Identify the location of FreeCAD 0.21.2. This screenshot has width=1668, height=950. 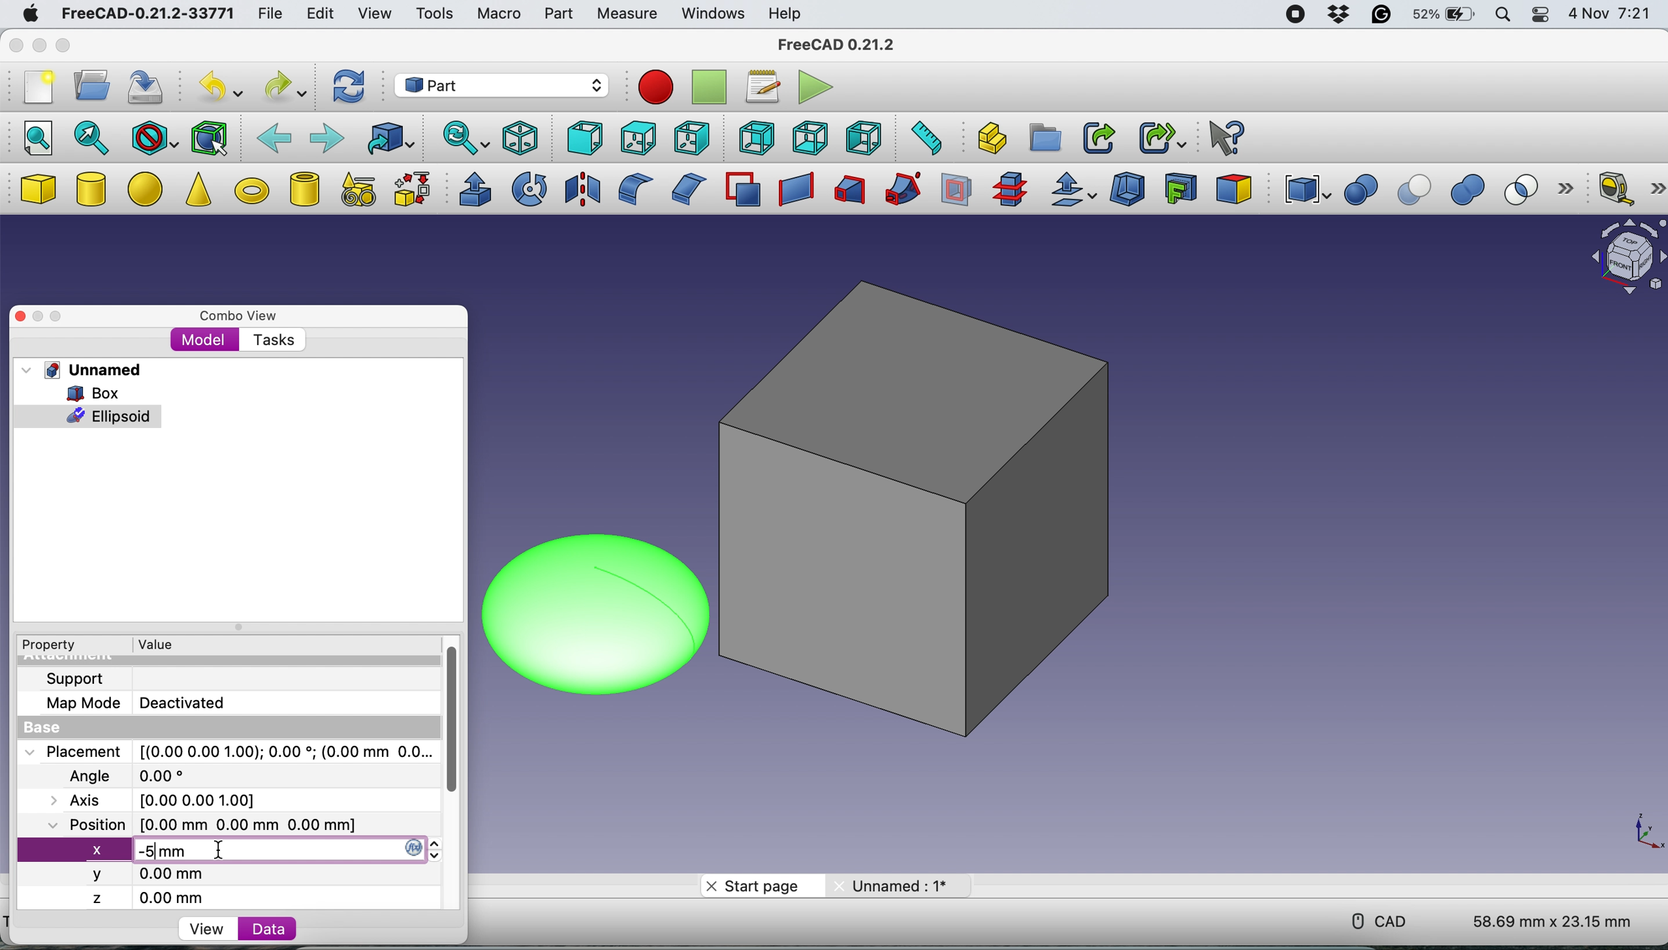
(837, 44).